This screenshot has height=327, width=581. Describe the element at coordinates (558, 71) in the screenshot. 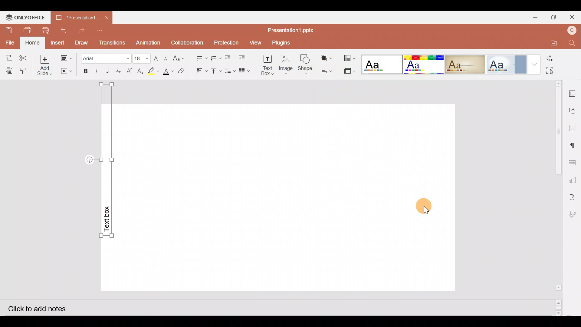

I see `Select all` at that location.